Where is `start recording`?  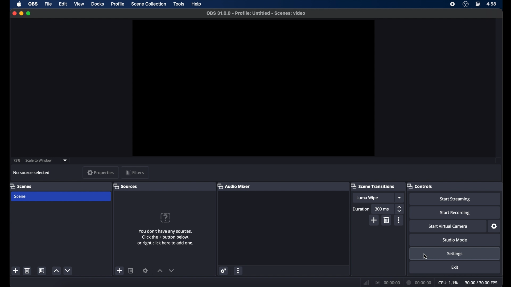 start recording is located at coordinates (455, 213).